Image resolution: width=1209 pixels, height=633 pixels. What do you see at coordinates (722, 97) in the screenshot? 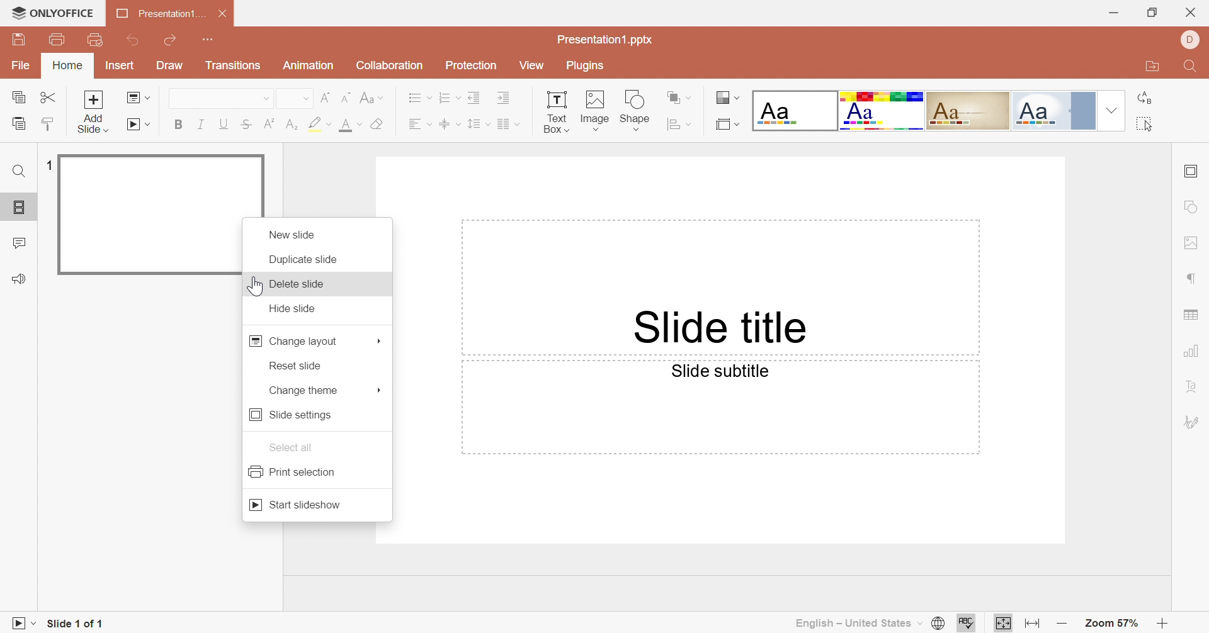
I see `Change color theme` at bounding box center [722, 97].